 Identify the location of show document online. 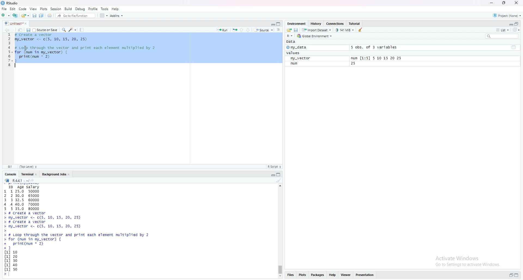
(280, 30).